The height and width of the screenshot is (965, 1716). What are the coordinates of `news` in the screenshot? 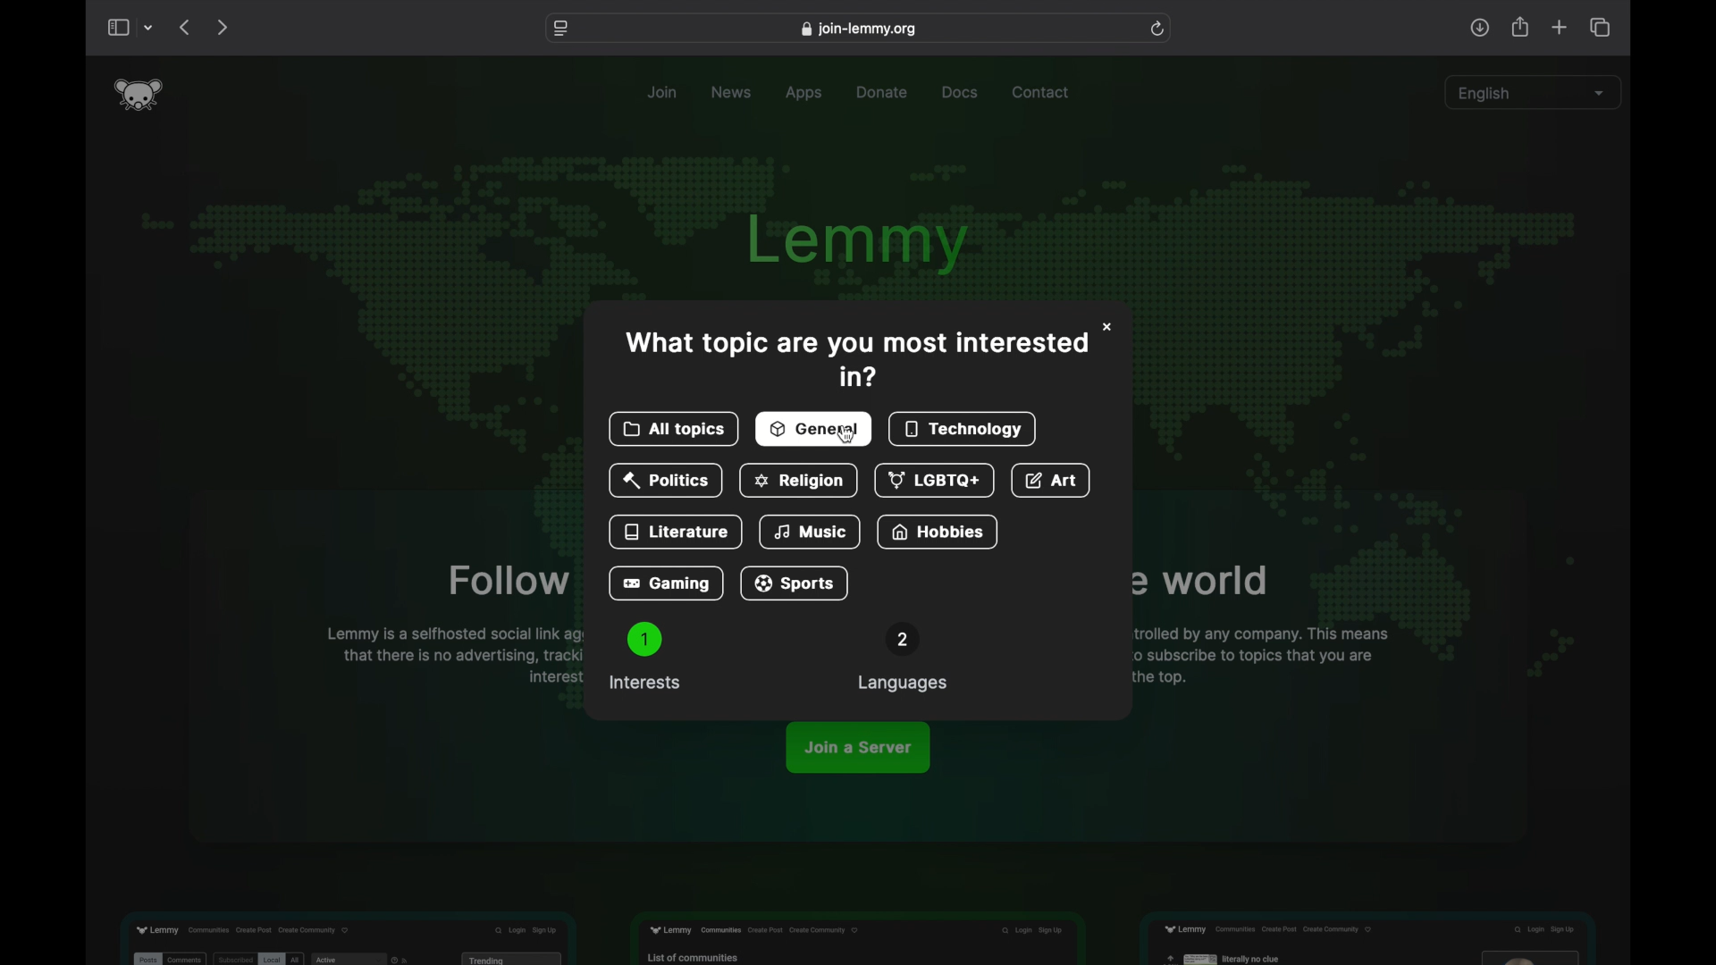 It's located at (733, 93).